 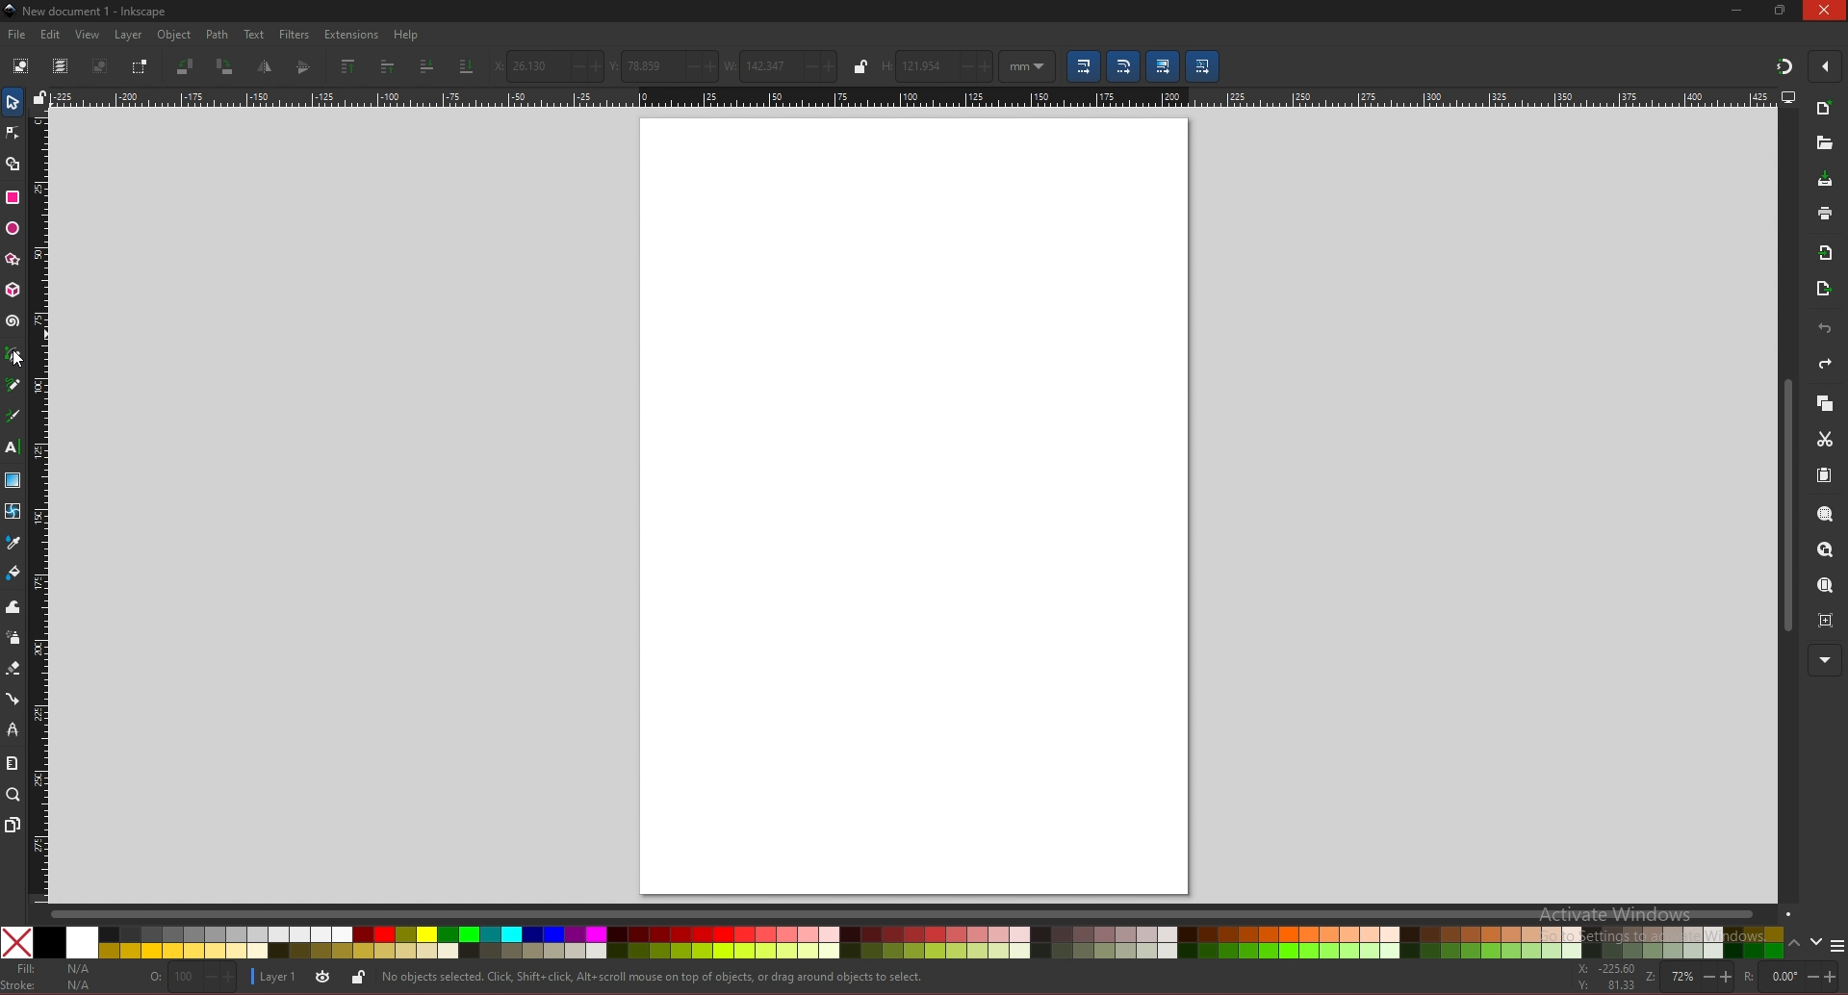 I want to click on horizontal rule, so click(x=912, y=96).